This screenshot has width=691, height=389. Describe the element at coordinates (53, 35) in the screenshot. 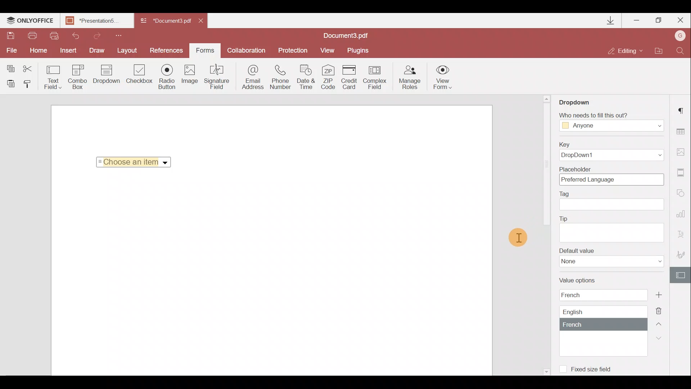

I see `Quick print` at that location.